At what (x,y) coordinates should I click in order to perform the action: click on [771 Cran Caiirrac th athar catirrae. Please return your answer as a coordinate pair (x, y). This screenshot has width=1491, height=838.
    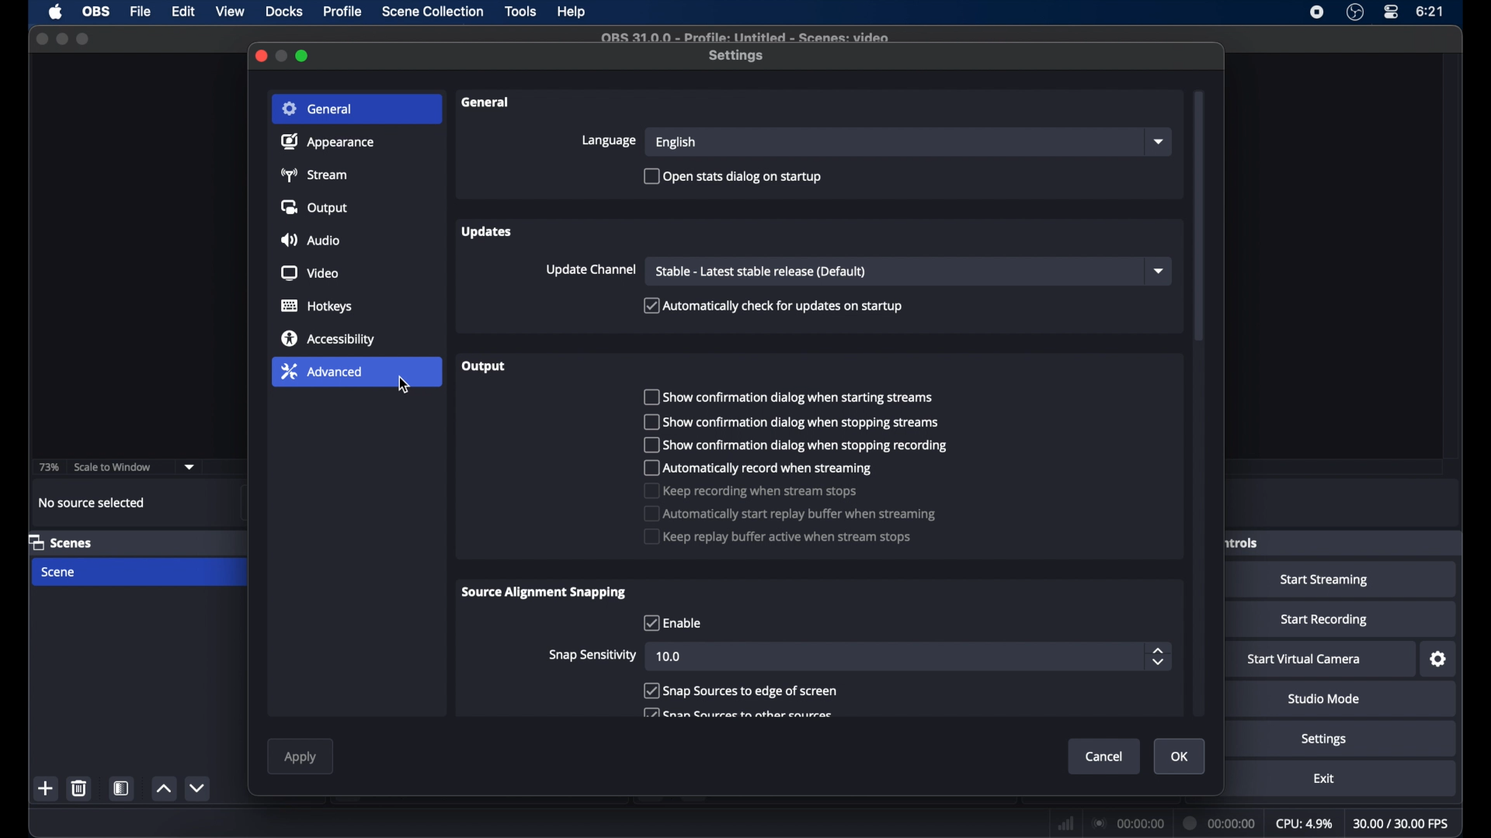
    Looking at the image, I should click on (738, 713).